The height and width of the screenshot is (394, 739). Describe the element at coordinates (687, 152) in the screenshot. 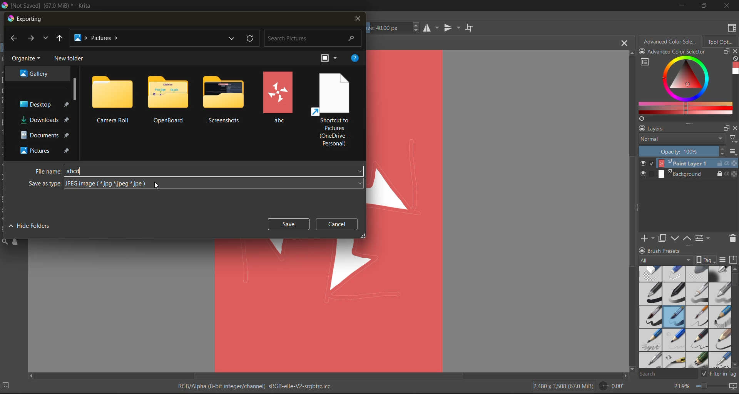

I see `opacity` at that location.